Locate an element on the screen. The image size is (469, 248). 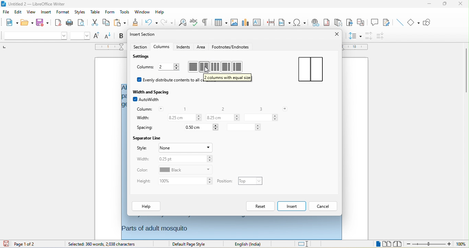
decrease paragraph spacing is located at coordinates (381, 35).